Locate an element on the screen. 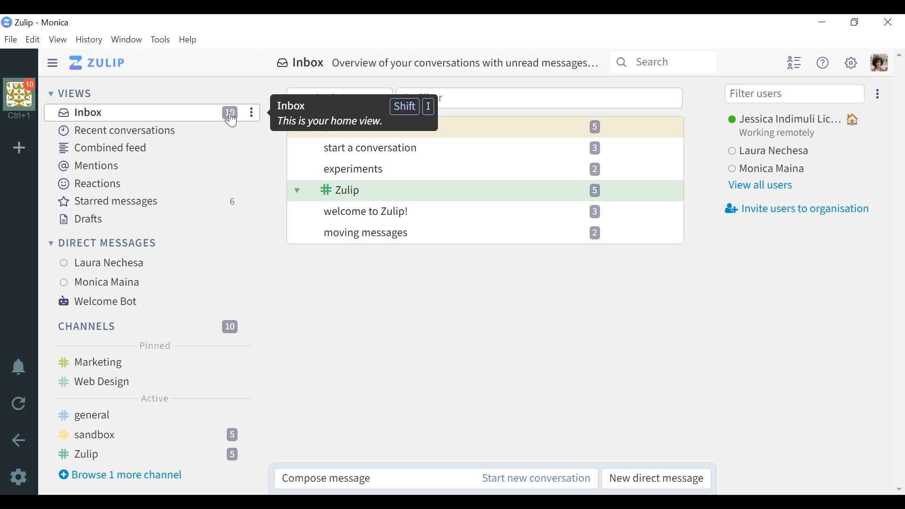 The width and height of the screenshot is (905, 509). Dialogue box is located at coordinates (353, 113).